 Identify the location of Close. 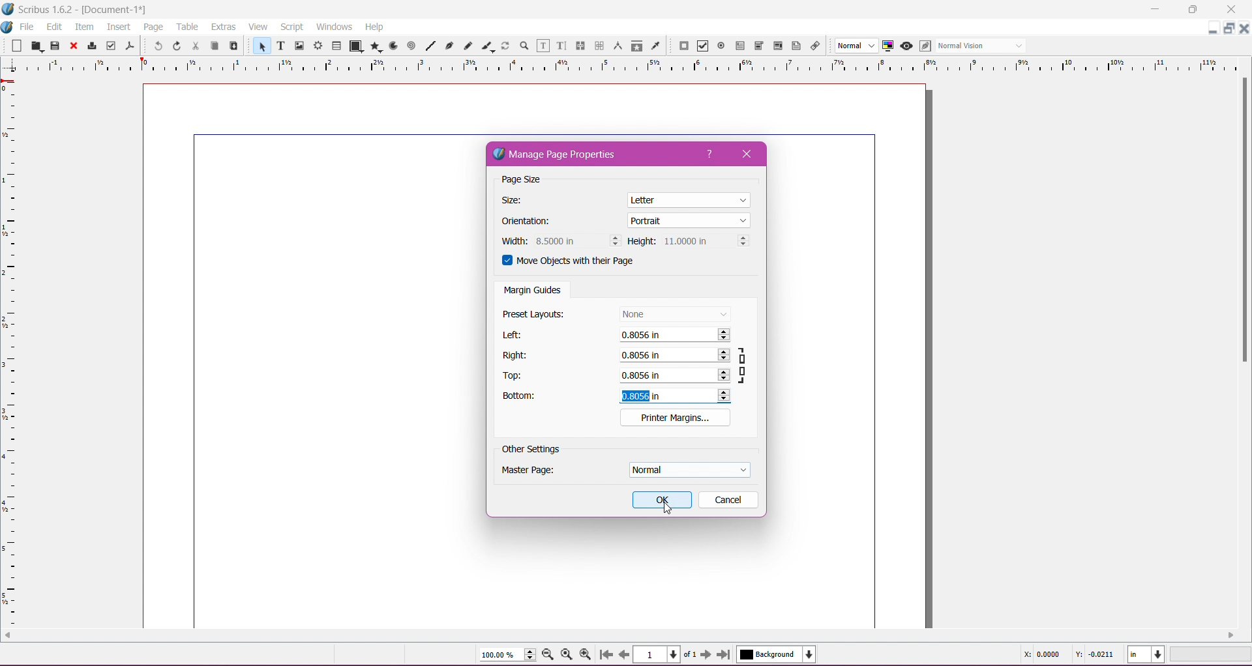
(1227, 10).